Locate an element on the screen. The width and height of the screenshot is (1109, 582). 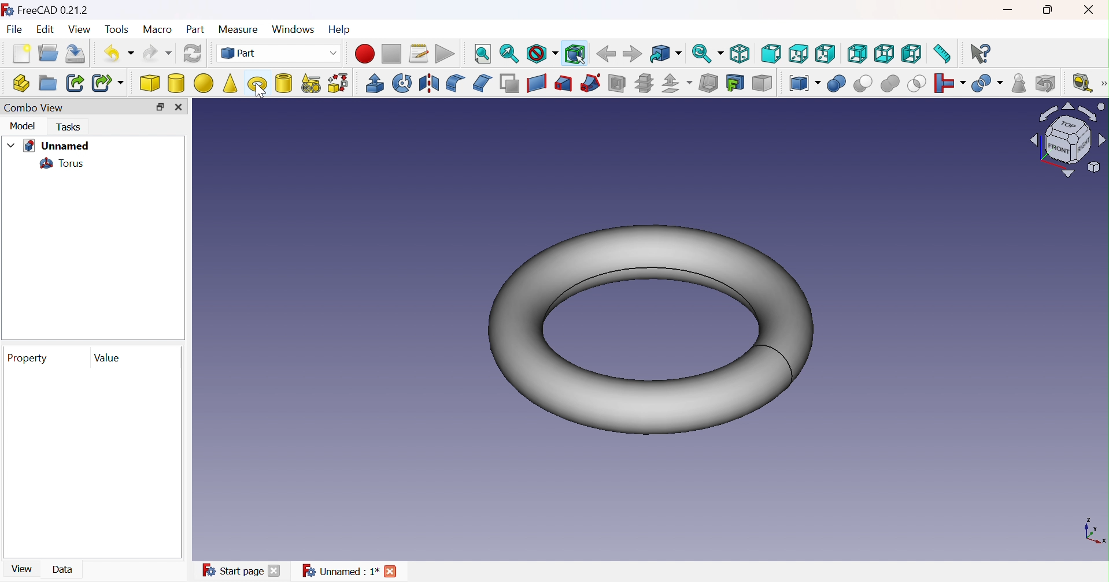
Create projection on surface is located at coordinates (735, 83).